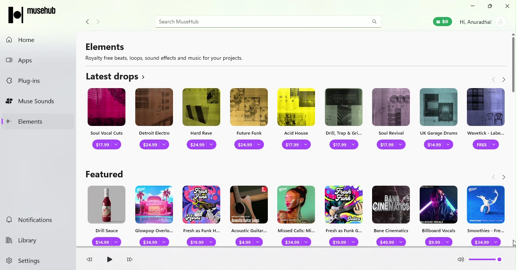 The height and width of the screenshot is (270, 516). I want to click on play, so click(109, 260).